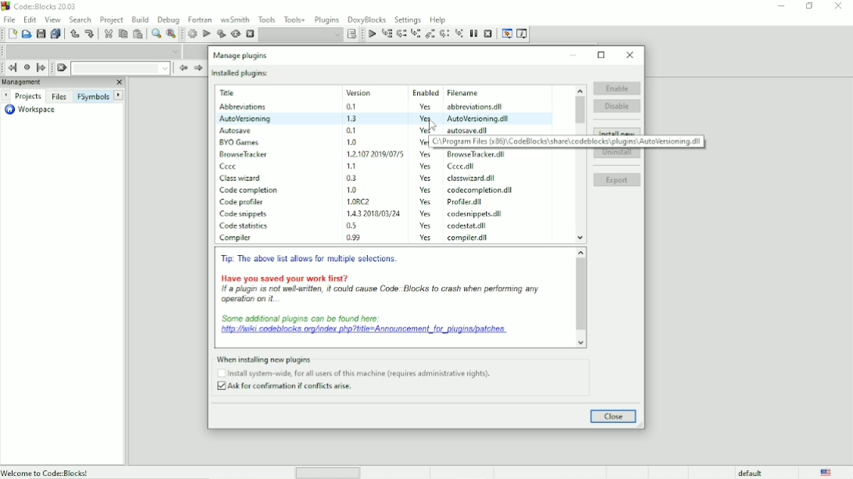 This screenshot has height=479, width=853. What do you see at coordinates (8, 19) in the screenshot?
I see `File` at bounding box center [8, 19].